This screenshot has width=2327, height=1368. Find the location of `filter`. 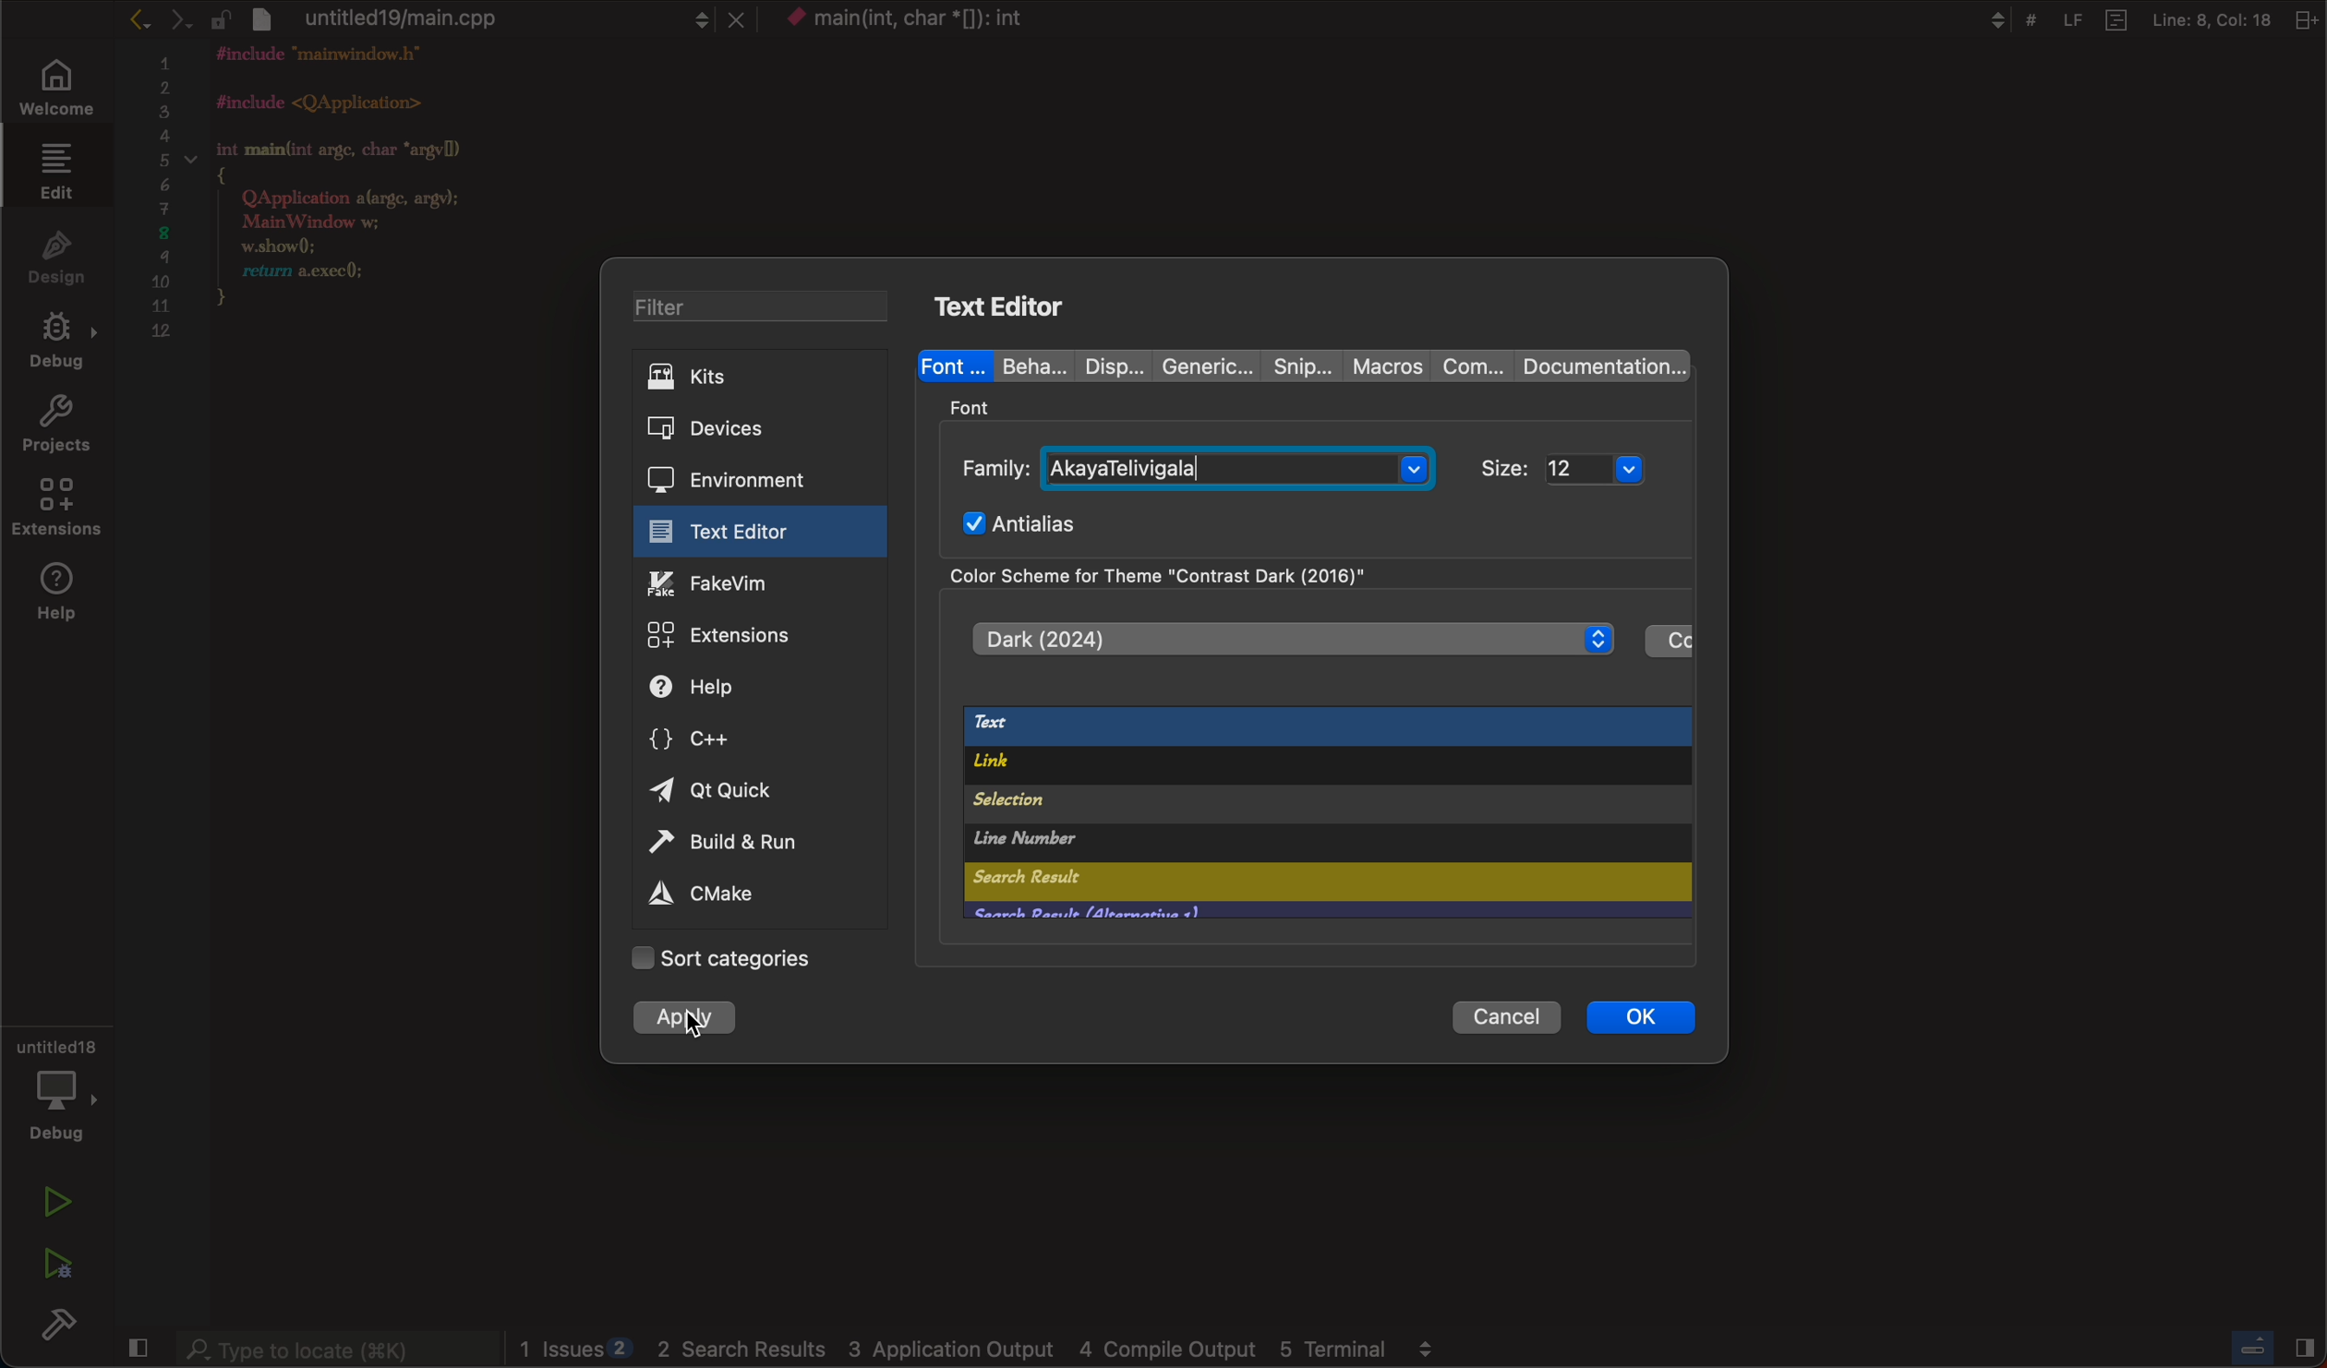

filter is located at coordinates (764, 306).